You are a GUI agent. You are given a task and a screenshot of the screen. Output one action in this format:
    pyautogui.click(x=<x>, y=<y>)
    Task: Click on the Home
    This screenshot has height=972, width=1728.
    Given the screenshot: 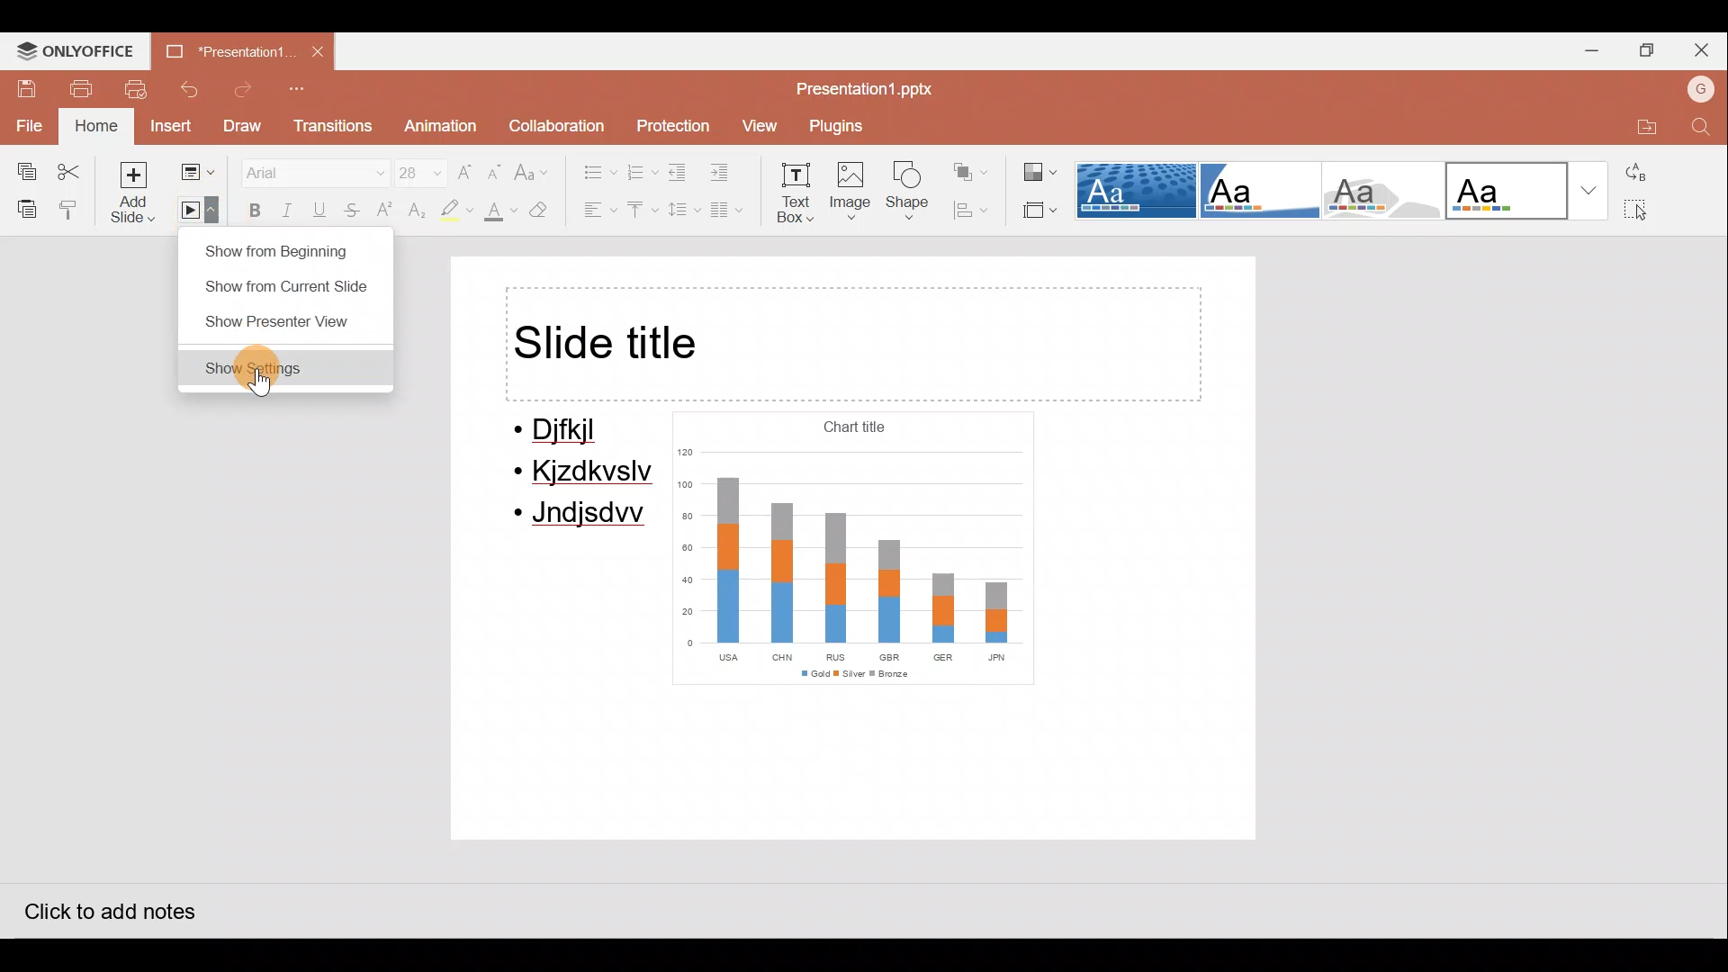 What is the action you would take?
    pyautogui.click(x=95, y=123)
    